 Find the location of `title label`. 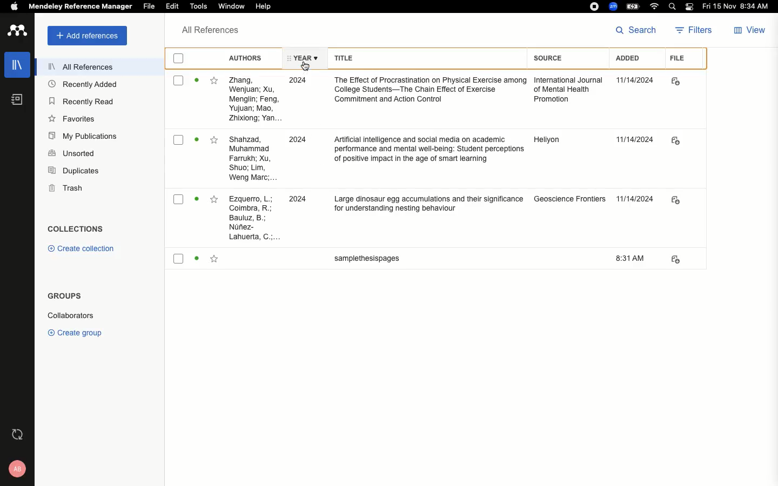

title label is located at coordinates (421, 57).